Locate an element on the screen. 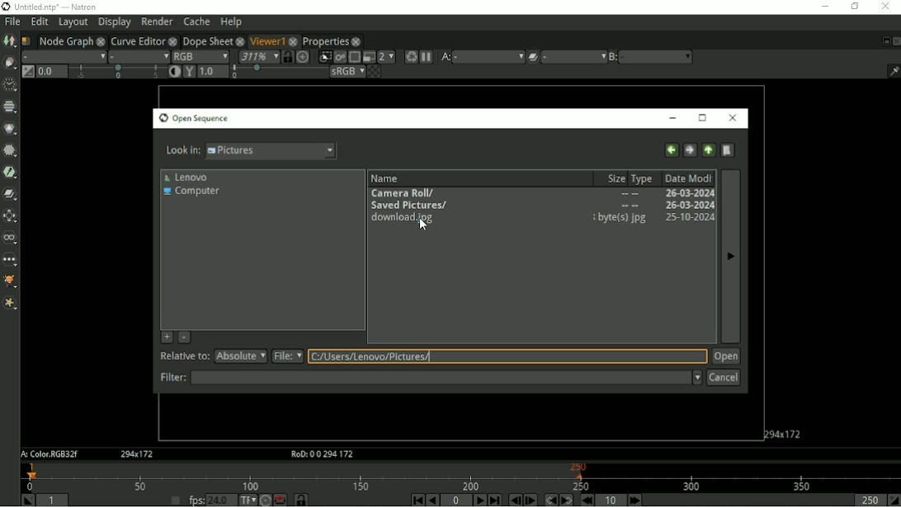 The width and height of the screenshot is (901, 507). RoD is located at coordinates (319, 454).